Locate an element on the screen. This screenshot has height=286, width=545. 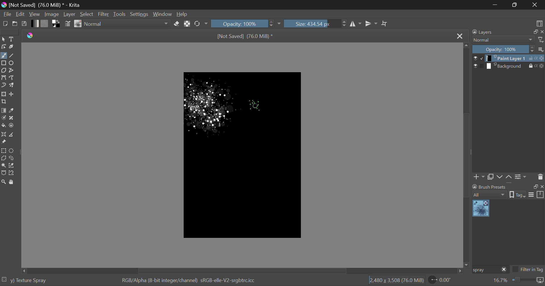
Zoom is located at coordinates (4, 183).